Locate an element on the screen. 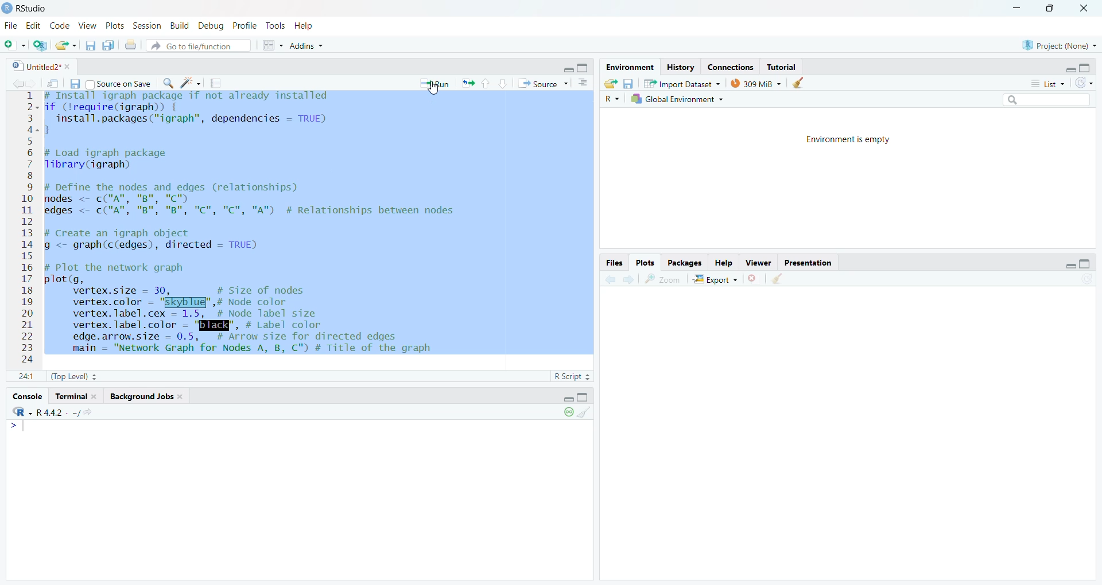 The height and width of the screenshot is (585, 1102). Plots is located at coordinates (643, 259).